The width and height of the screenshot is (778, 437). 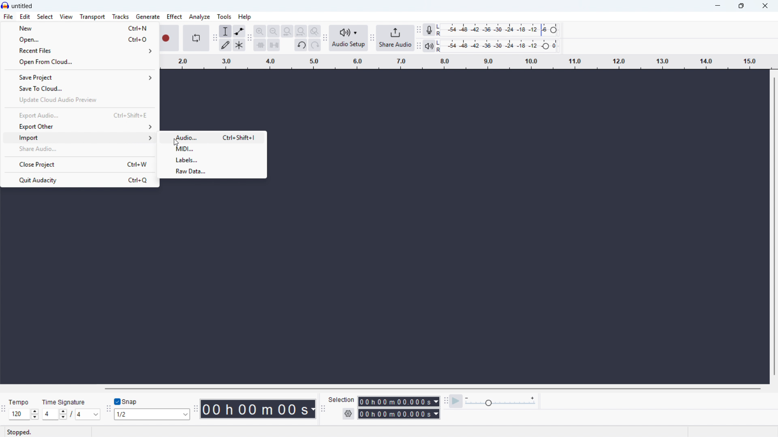 I want to click on Selection end time, so click(x=398, y=414).